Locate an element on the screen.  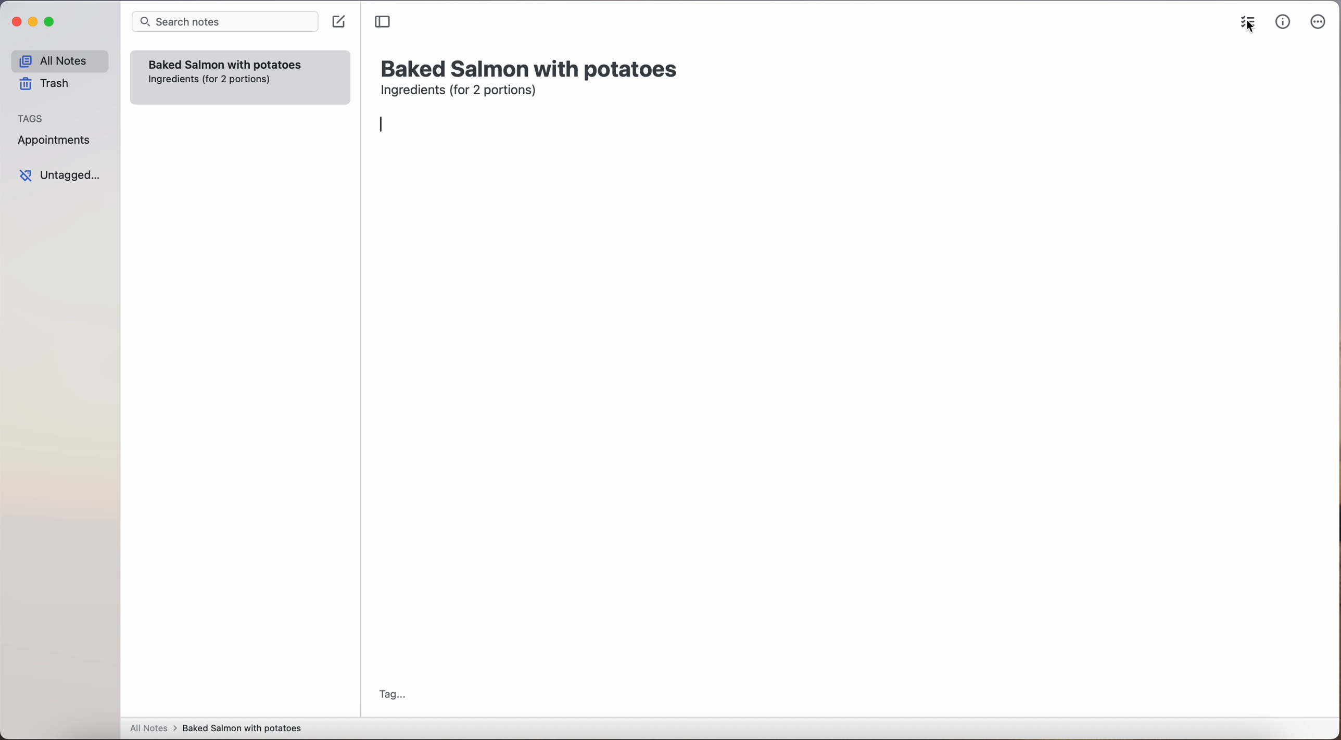
tags is located at coordinates (31, 117).